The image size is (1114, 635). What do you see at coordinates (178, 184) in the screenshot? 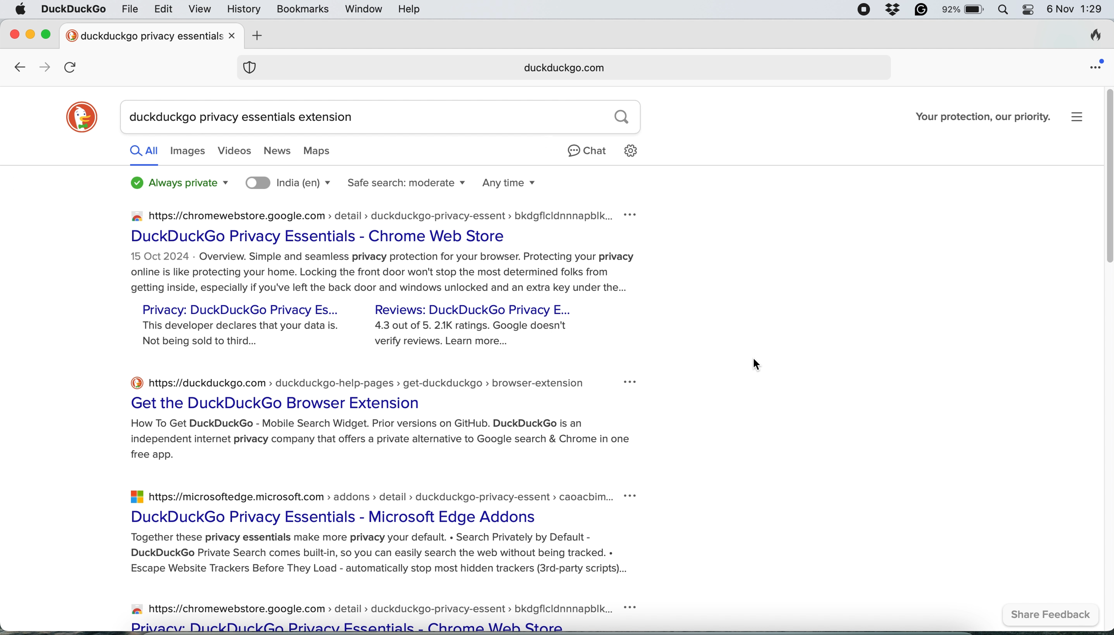
I see `always private` at bounding box center [178, 184].